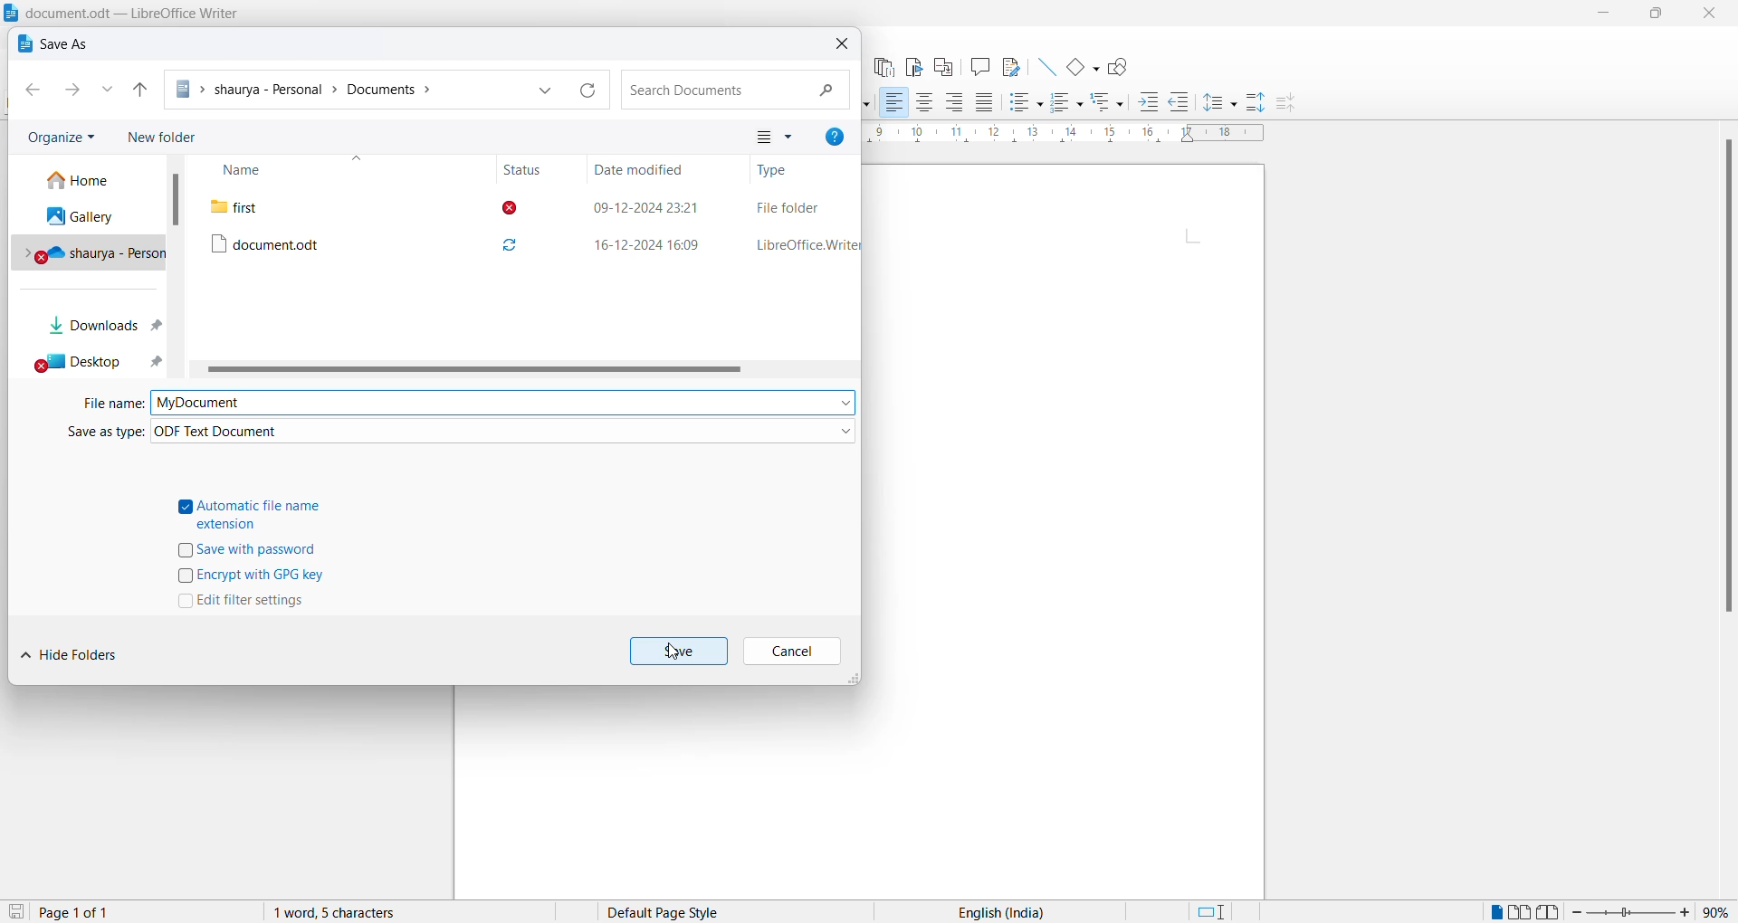 The width and height of the screenshot is (1738, 923). What do you see at coordinates (1065, 134) in the screenshot?
I see `ruler` at bounding box center [1065, 134].